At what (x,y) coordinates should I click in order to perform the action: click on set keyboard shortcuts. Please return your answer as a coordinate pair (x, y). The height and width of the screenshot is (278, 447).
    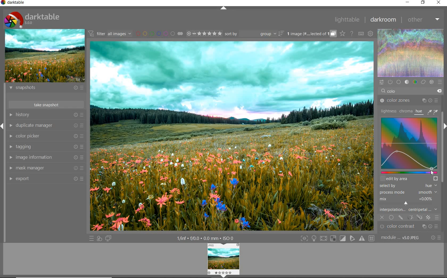
    Looking at the image, I should click on (361, 34).